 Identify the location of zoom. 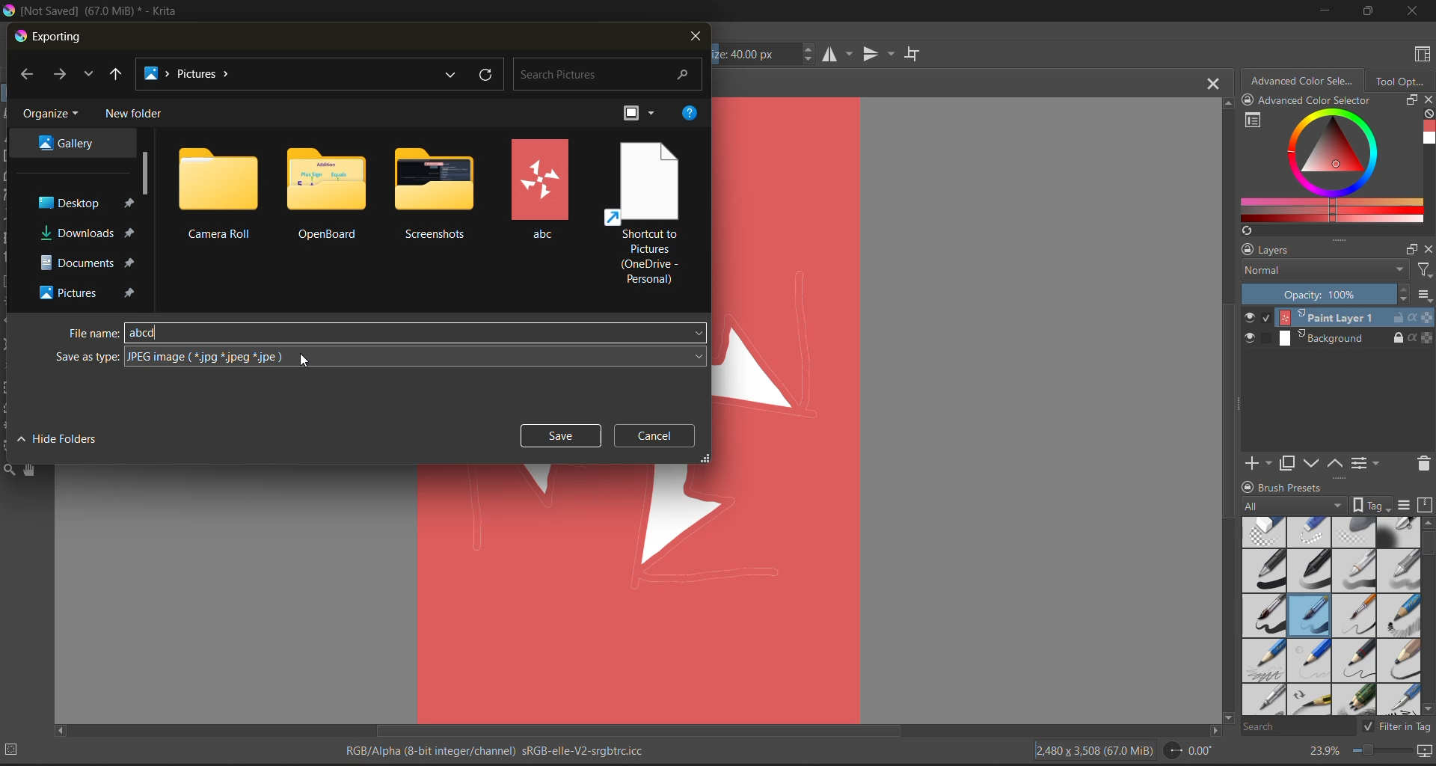
(1385, 752).